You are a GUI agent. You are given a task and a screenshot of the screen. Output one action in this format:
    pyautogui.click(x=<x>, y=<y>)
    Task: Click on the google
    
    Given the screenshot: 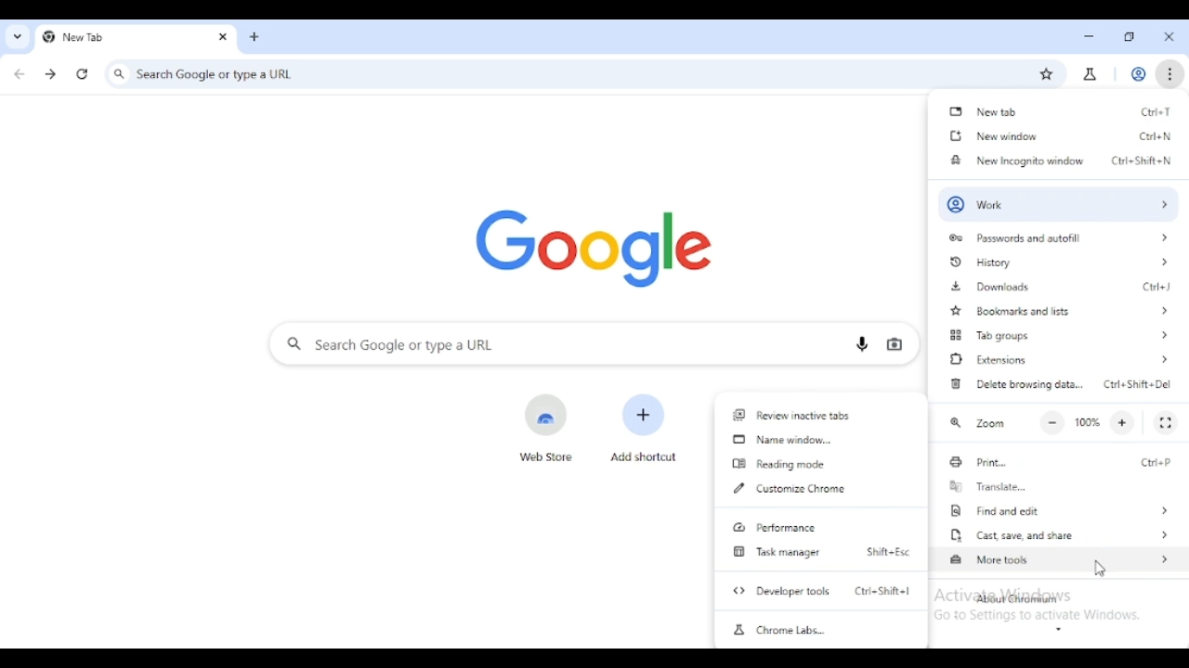 What is the action you would take?
    pyautogui.click(x=593, y=244)
    